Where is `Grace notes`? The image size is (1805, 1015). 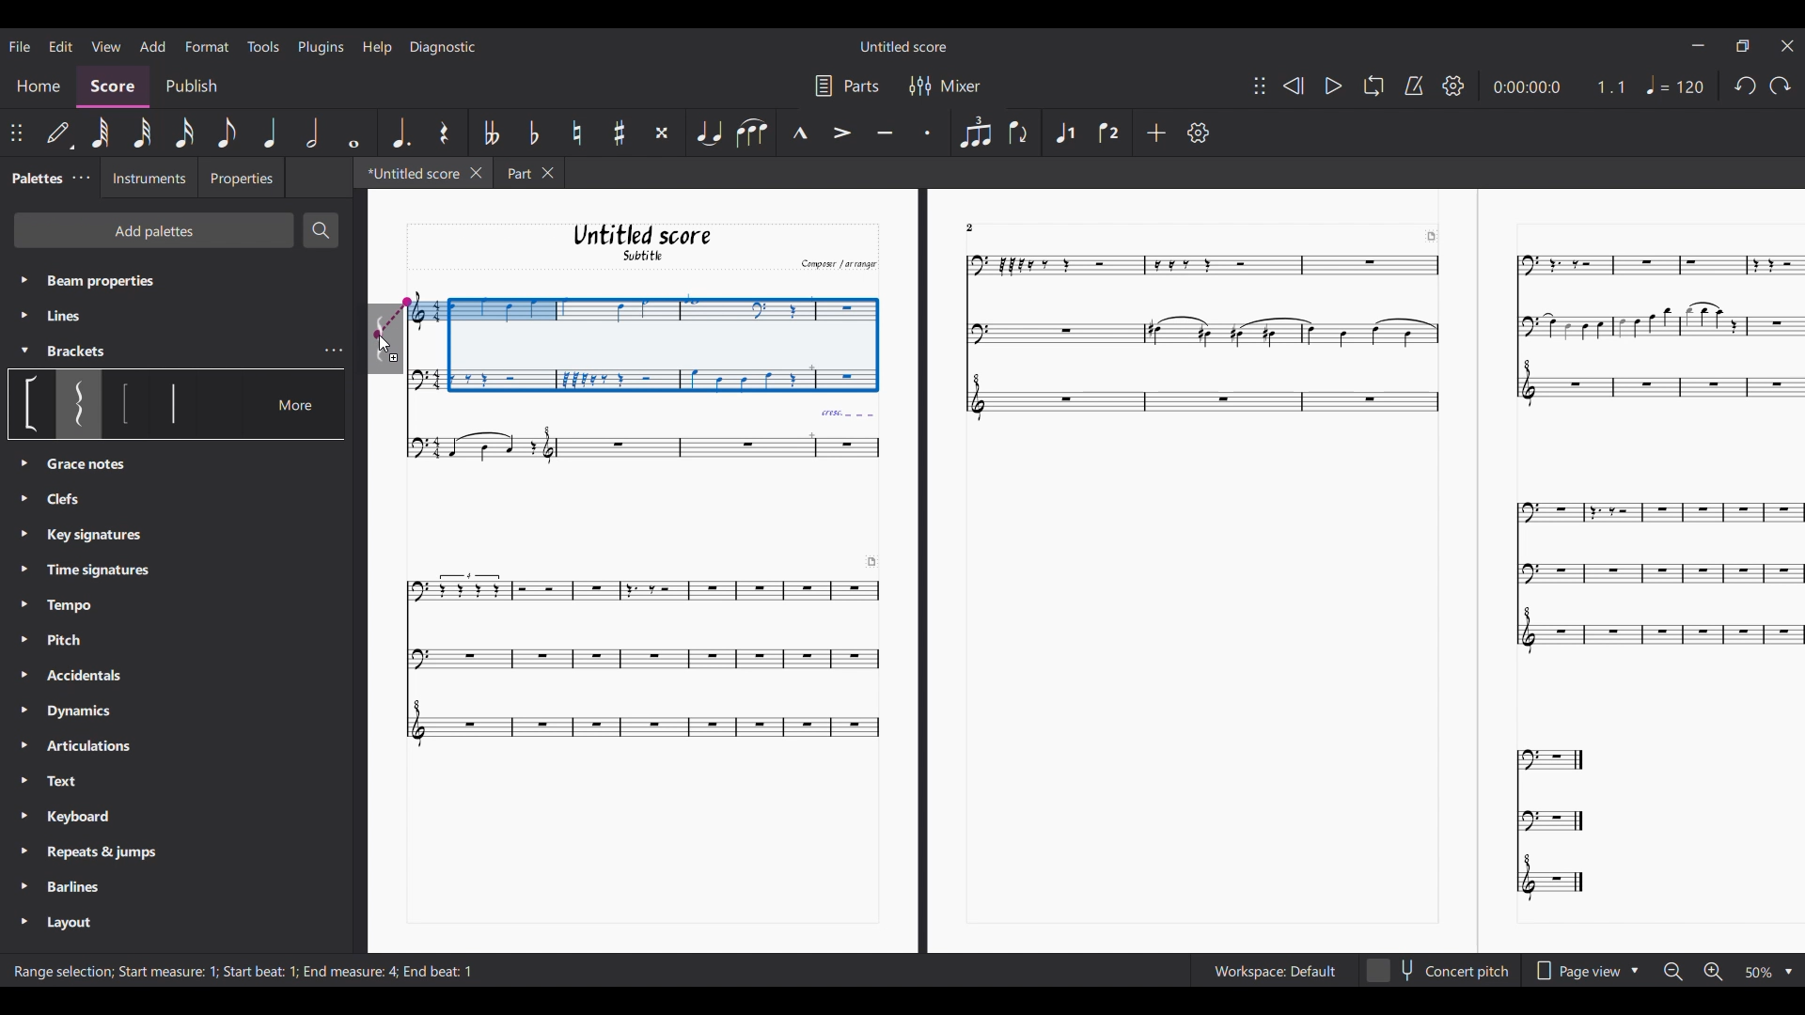 Grace notes is located at coordinates (71, 500).